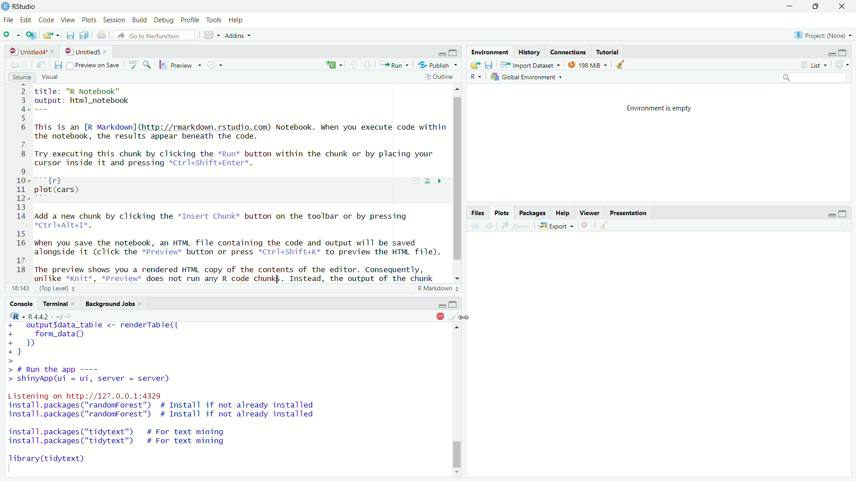  Describe the element at coordinates (489, 226) in the screenshot. I see `move forward` at that location.